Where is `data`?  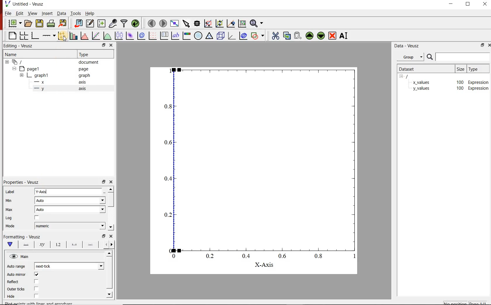 data is located at coordinates (61, 13).